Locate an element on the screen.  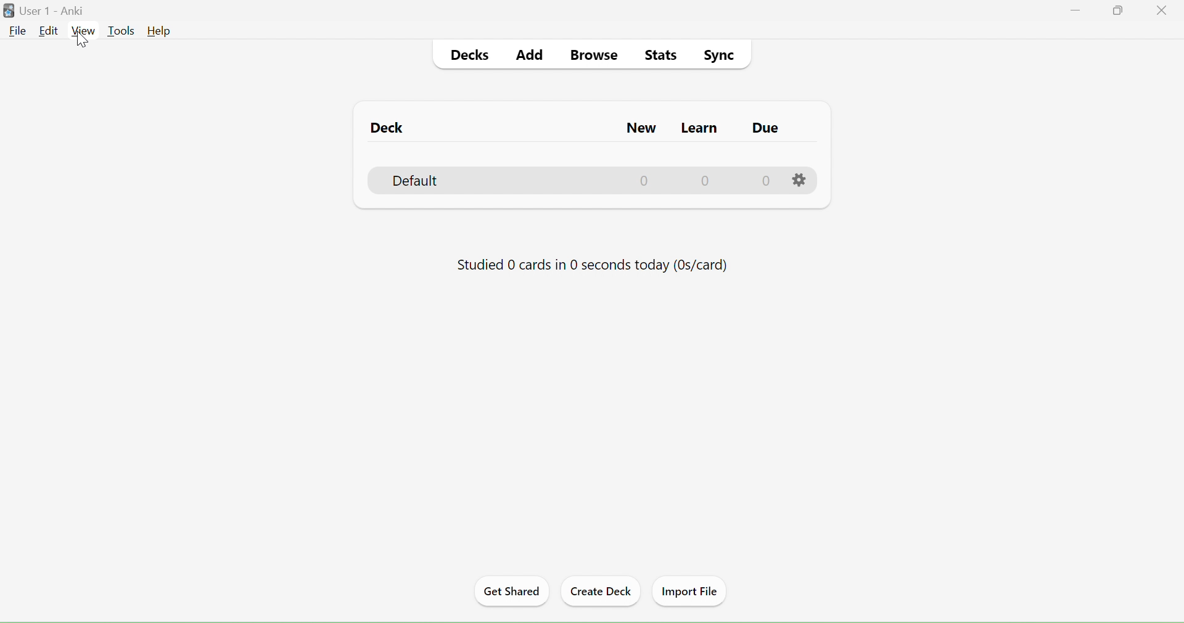
logo is located at coordinates (9, 11).